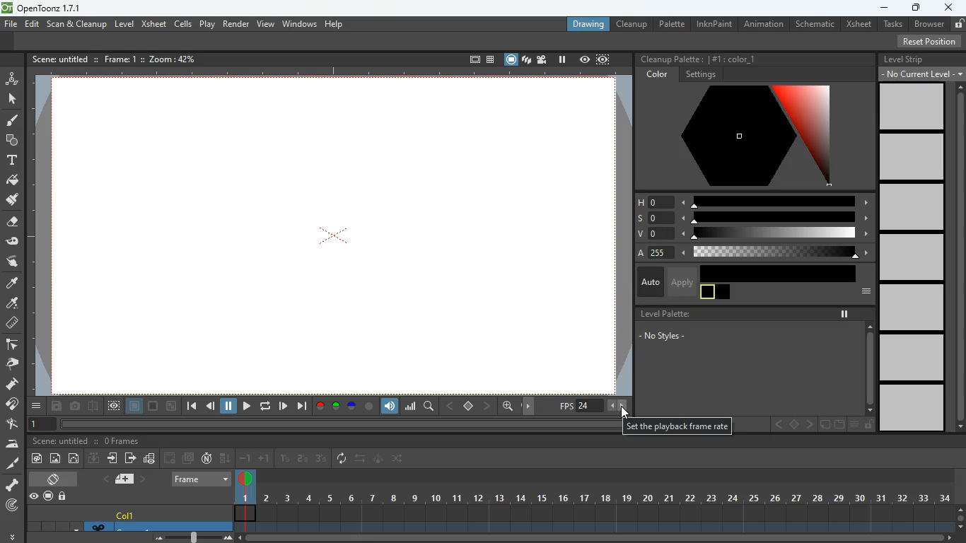 This screenshot has height=543, width=966. What do you see at coordinates (10, 324) in the screenshot?
I see `measure` at bounding box center [10, 324].